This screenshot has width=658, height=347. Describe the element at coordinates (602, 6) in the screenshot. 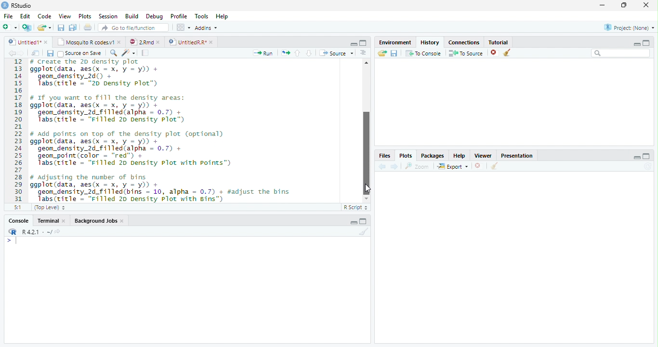

I see `minimize` at that location.